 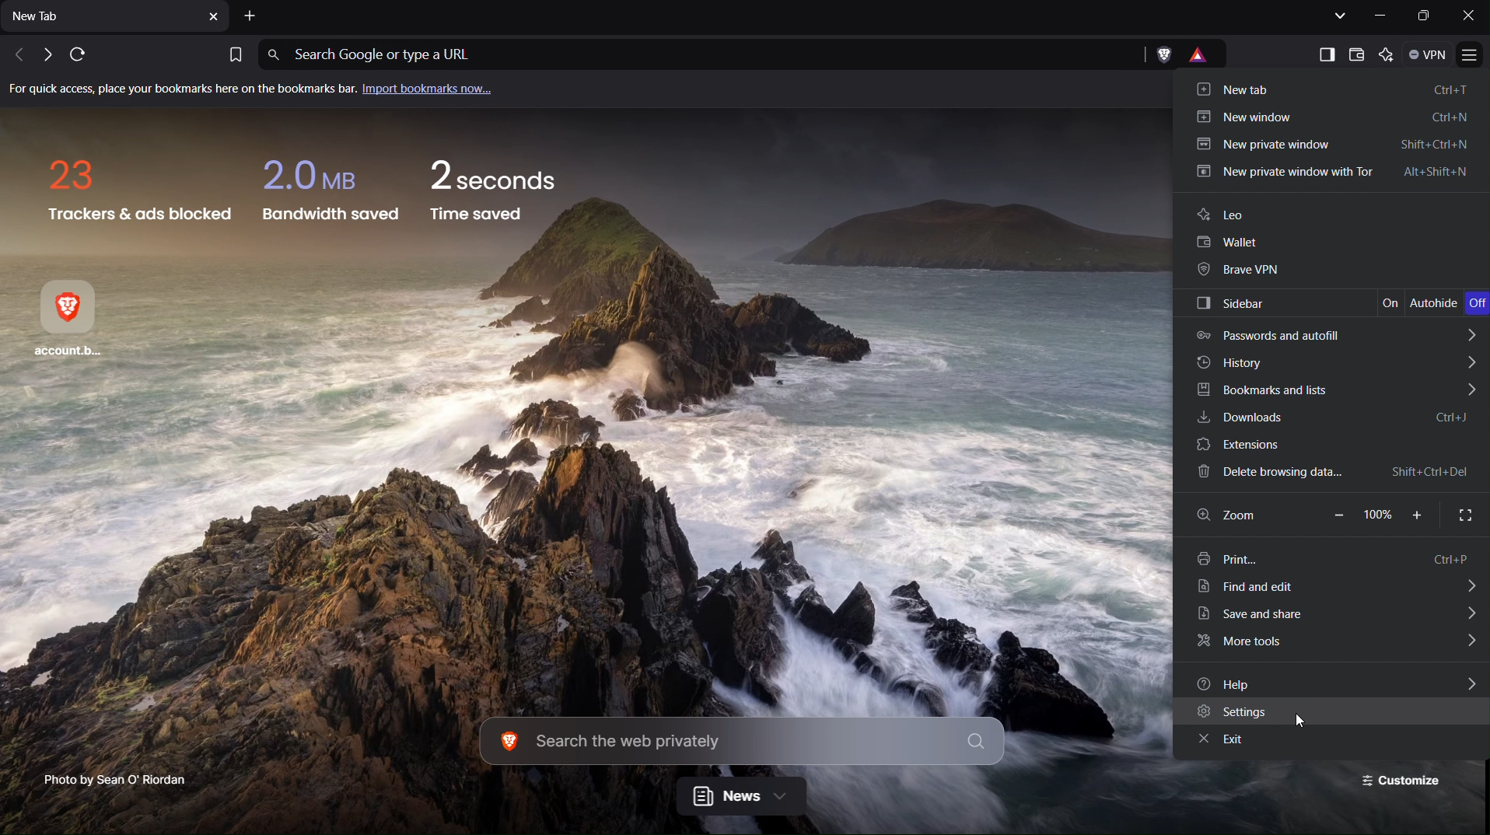 What do you see at coordinates (1333, 644) in the screenshot?
I see `More tools` at bounding box center [1333, 644].